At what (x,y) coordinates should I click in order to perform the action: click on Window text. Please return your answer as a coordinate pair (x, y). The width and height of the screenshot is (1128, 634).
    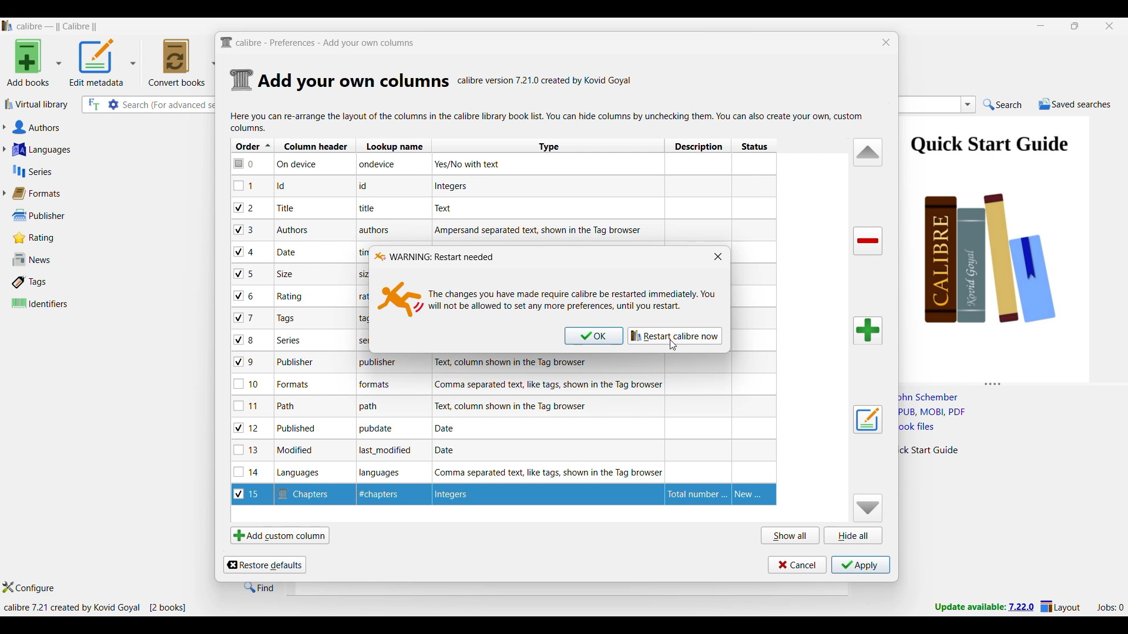
    Looking at the image, I should click on (572, 300).